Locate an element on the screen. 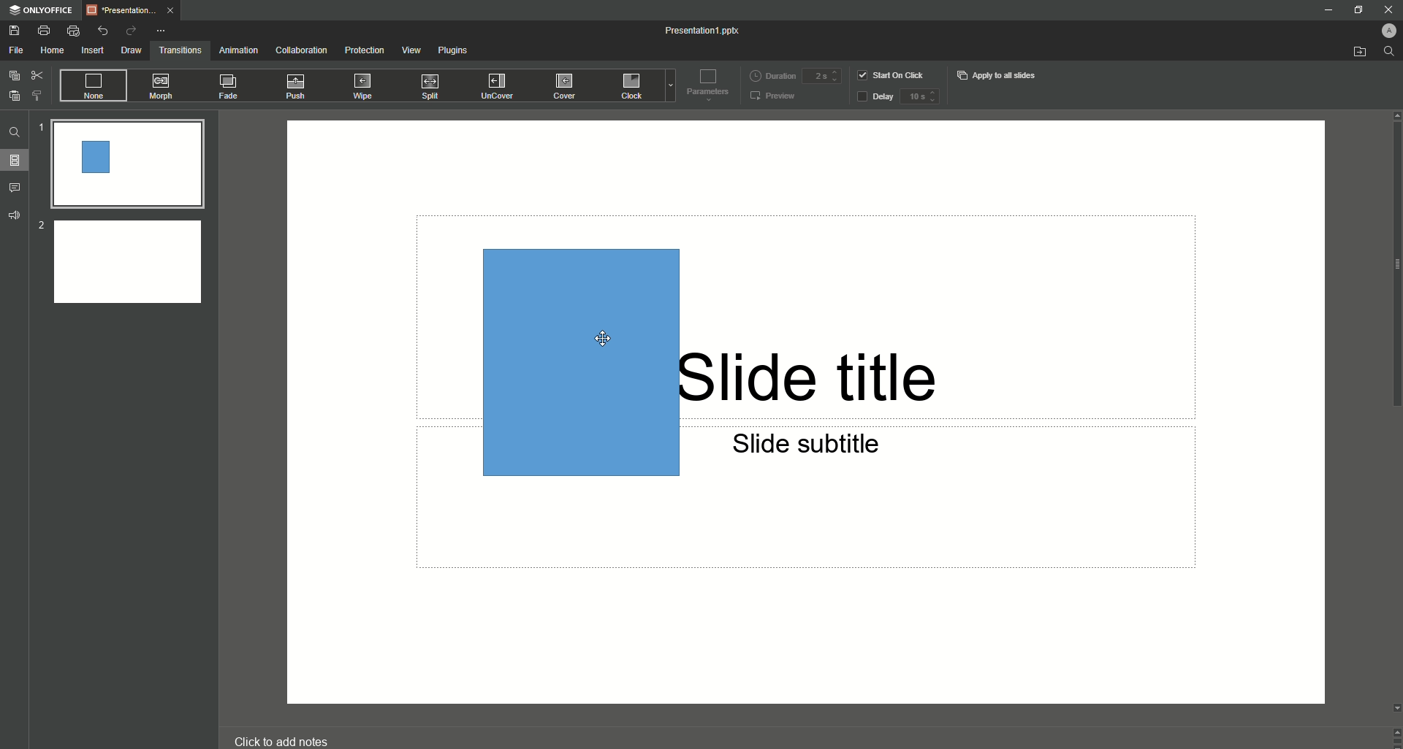  Parameters is located at coordinates (706, 88).